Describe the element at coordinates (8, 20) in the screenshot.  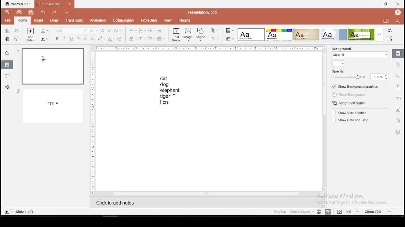
I see `file` at that location.